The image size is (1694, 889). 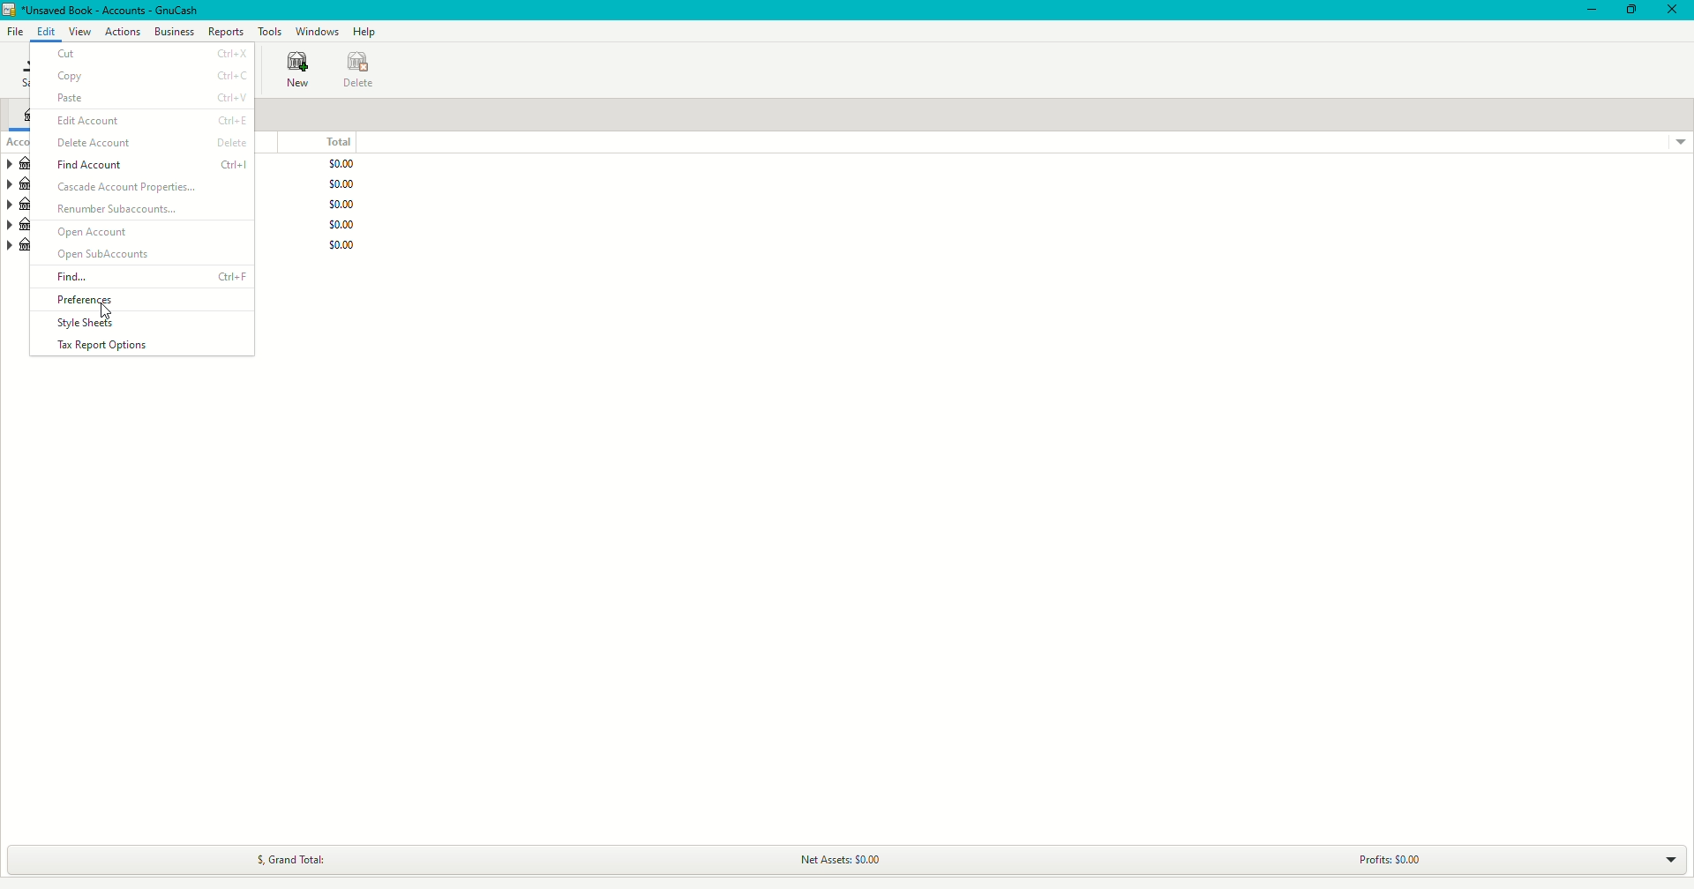 What do you see at coordinates (144, 231) in the screenshot?
I see `Open account` at bounding box center [144, 231].